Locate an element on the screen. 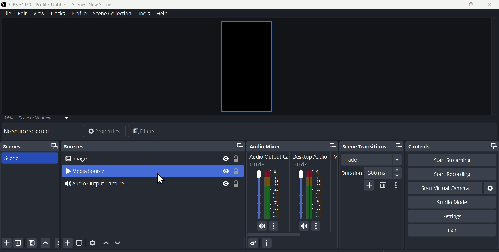 This screenshot has height=252, width=499. Controls is located at coordinates (453, 147).